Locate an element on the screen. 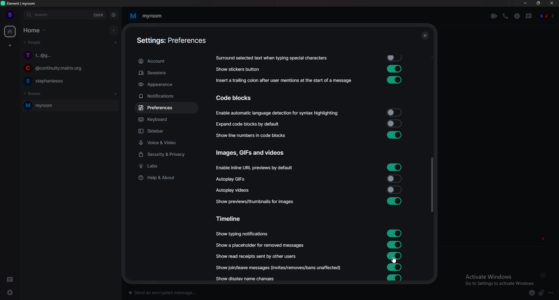  voice call is located at coordinates (505, 16).